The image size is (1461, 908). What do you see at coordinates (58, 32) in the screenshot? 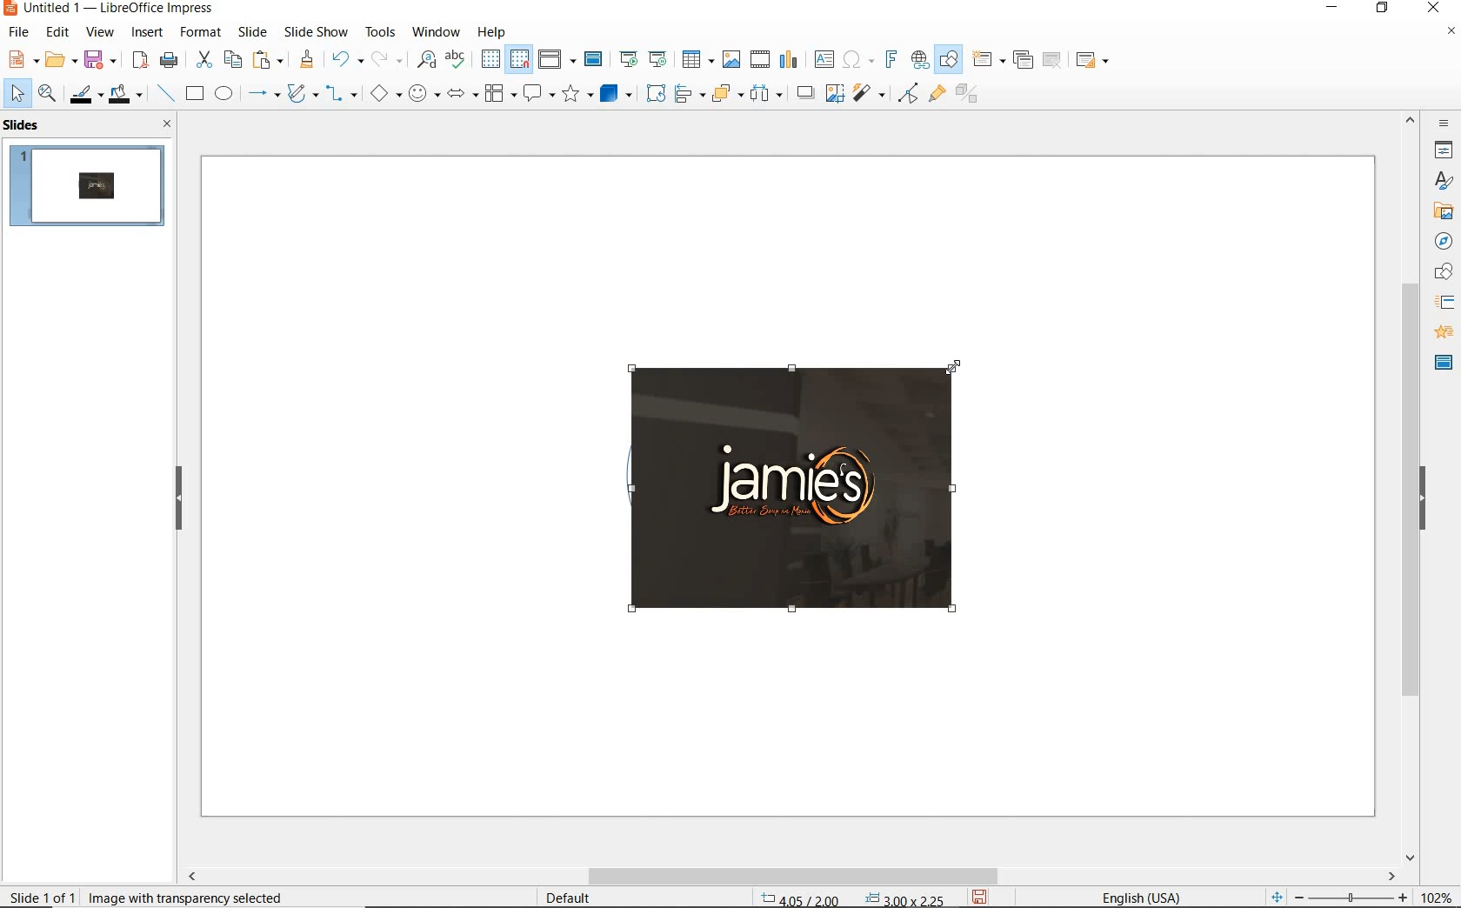
I see `edit` at bounding box center [58, 32].